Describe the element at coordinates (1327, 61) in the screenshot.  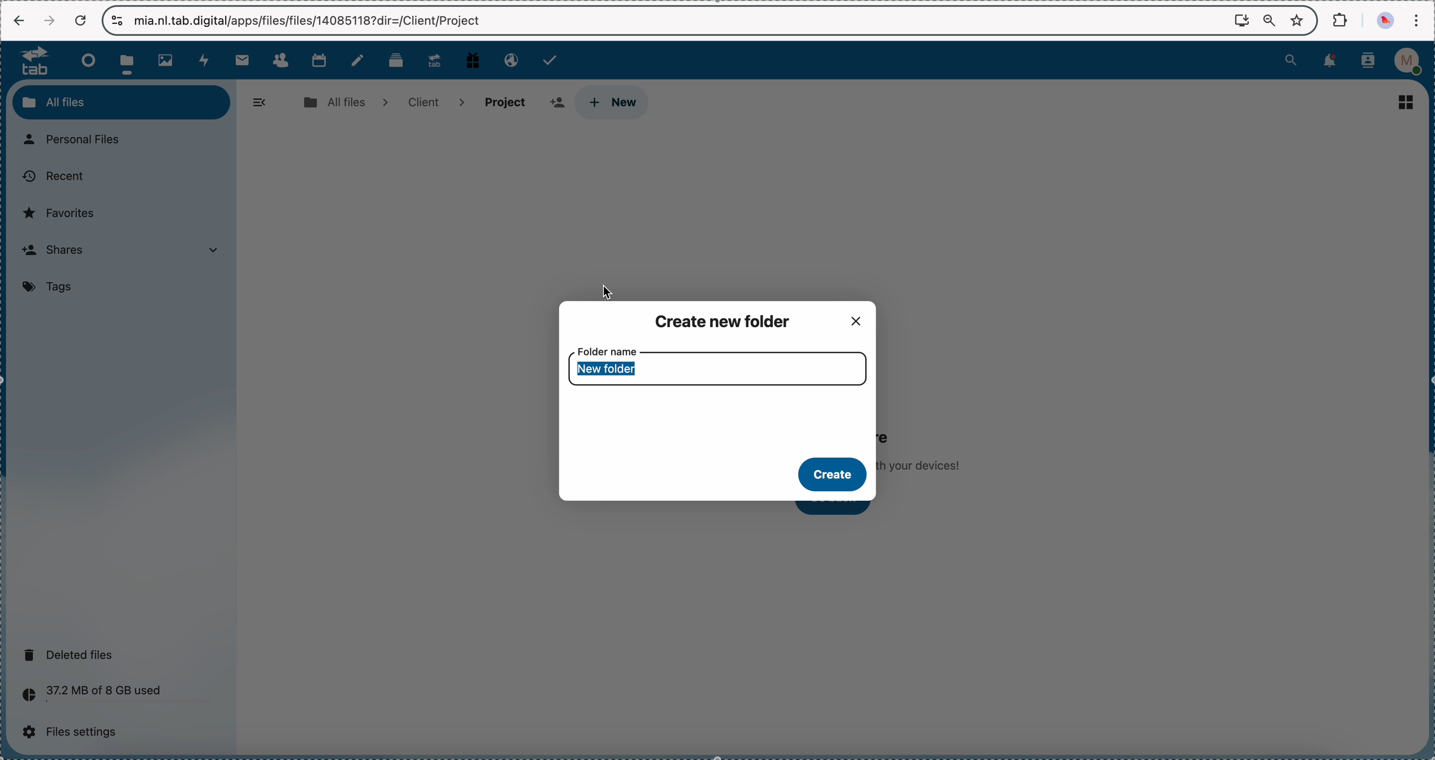
I see `notifications` at that location.